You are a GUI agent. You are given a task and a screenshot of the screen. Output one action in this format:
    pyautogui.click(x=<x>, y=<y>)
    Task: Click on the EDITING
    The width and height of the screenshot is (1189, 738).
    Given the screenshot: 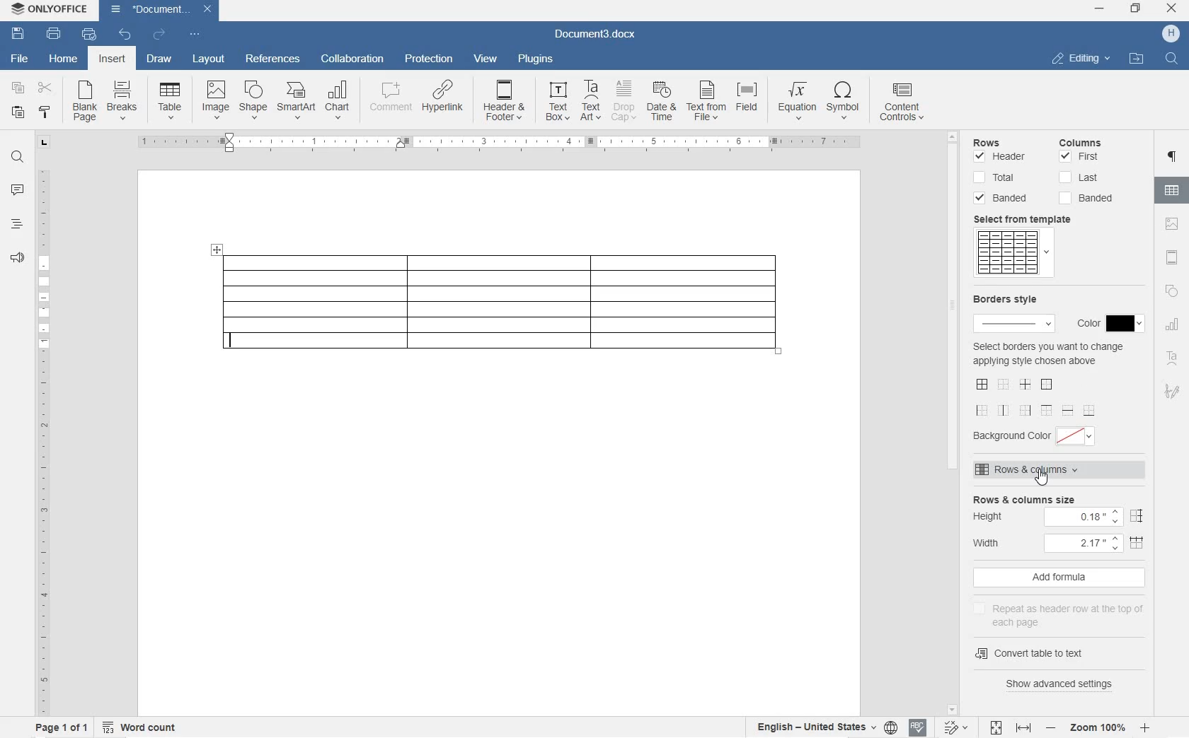 What is the action you would take?
    pyautogui.click(x=1082, y=59)
    